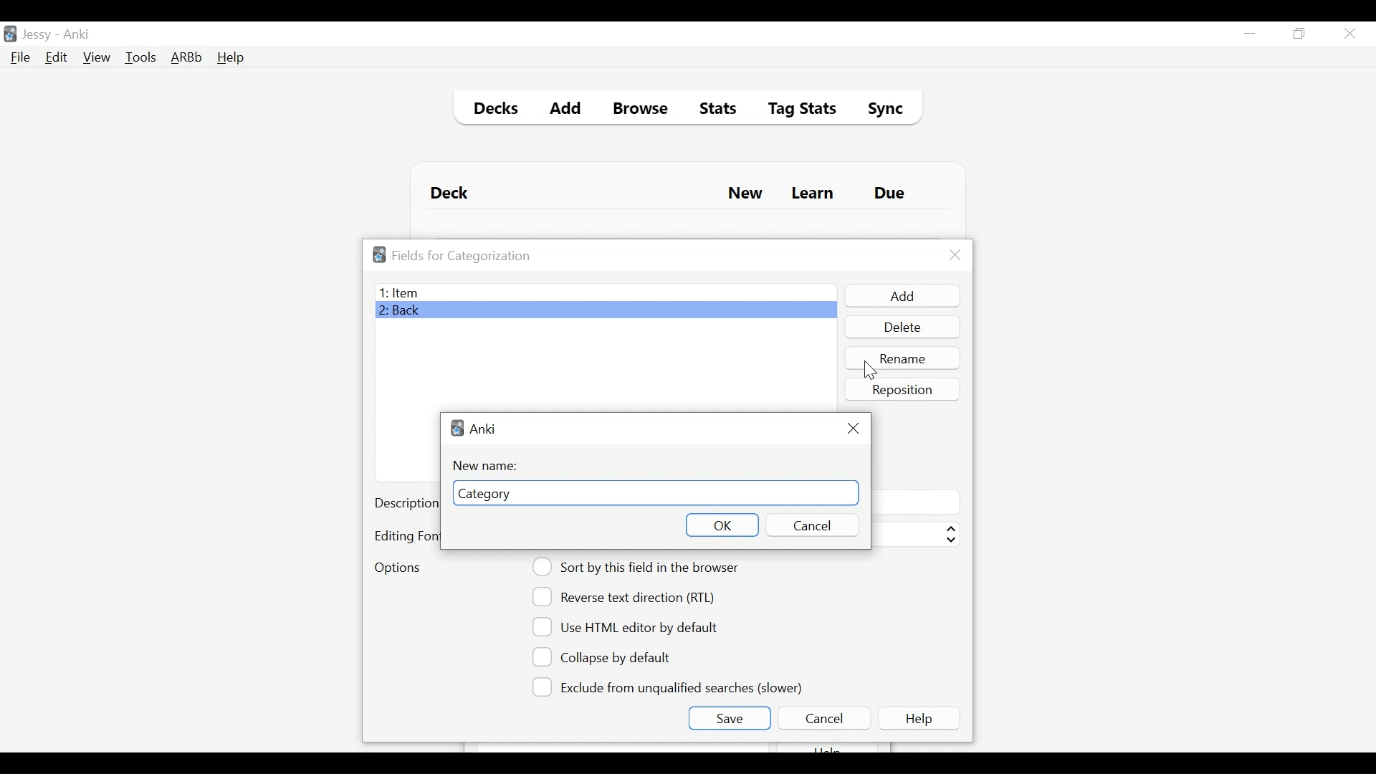 This screenshot has height=774, width=1376. Describe the element at coordinates (914, 535) in the screenshot. I see `Adjust Font Size` at that location.